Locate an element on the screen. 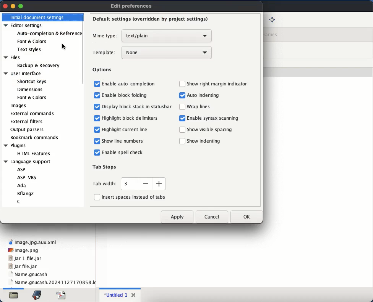  editor settings is located at coordinates (24, 26).